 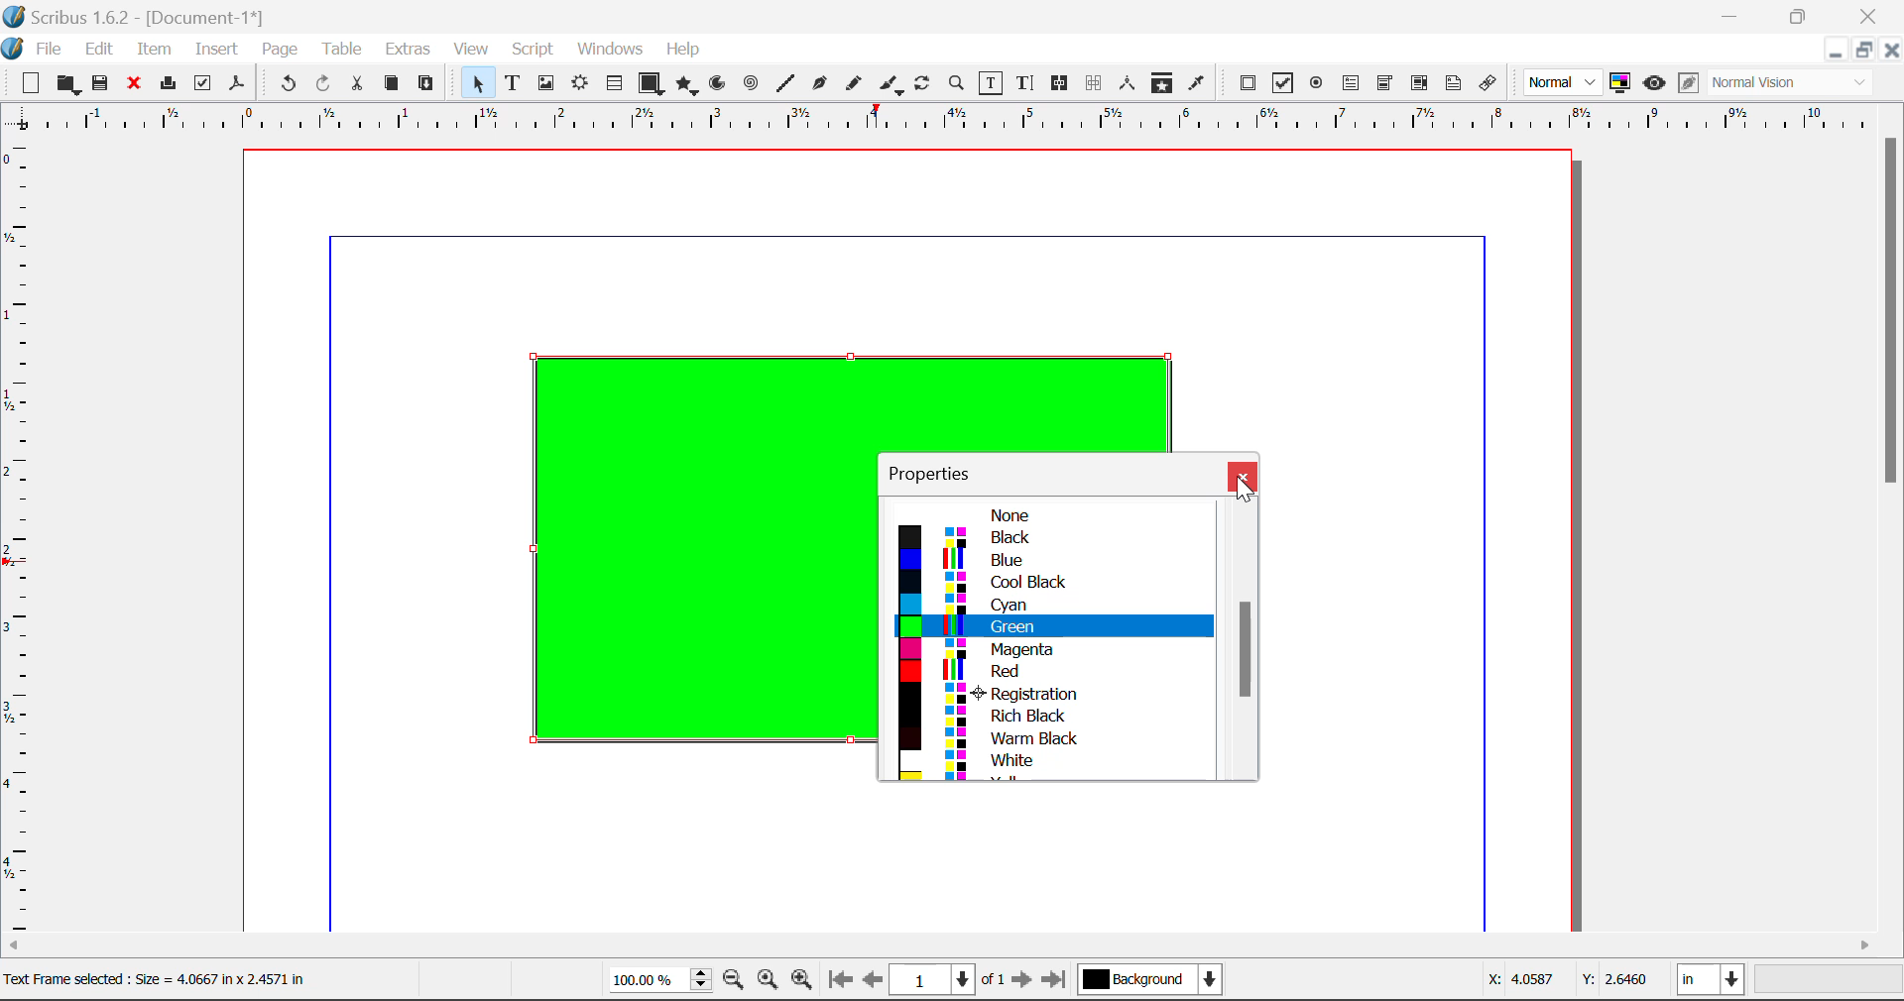 I want to click on Warm Black, so click(x=1047, y=737).